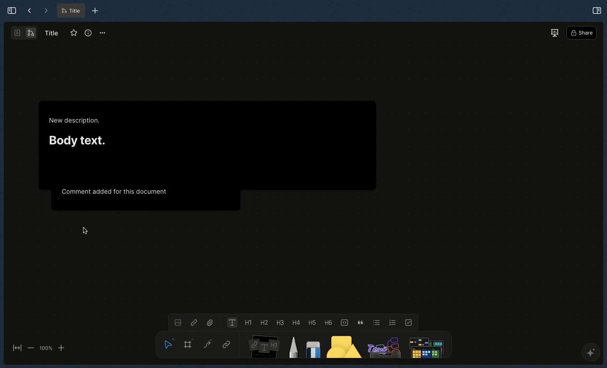 The height and width of the screenshot is (368, 607). I want to click on Bulleted list, so click(375, 322).